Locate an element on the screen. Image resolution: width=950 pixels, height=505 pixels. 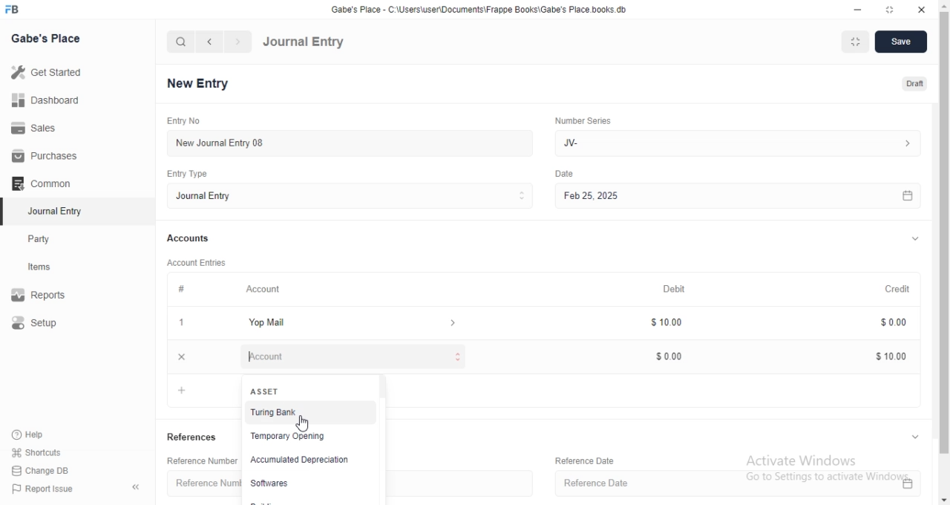
Save is located at coordinates (902, 42).